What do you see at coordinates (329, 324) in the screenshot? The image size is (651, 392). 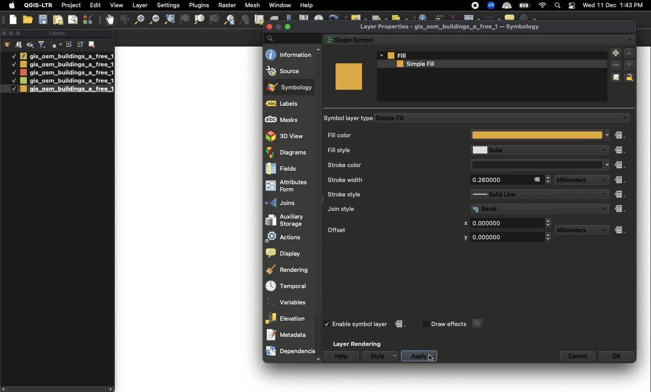 I see `checked` at bounding box center [329, 324].